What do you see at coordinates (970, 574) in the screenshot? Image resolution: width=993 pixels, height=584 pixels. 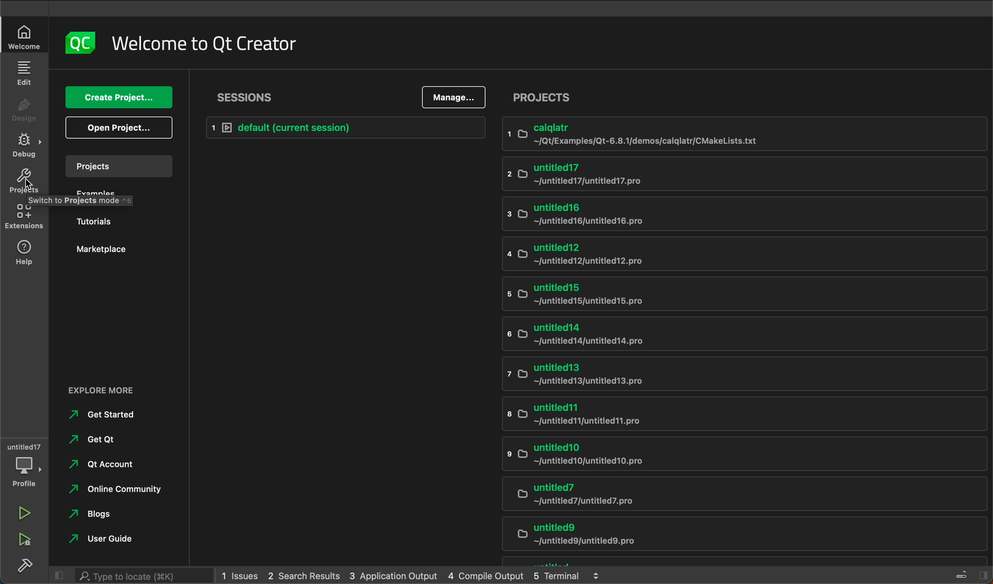 I see `toggle sidebar` at bounding box center [970, 574].